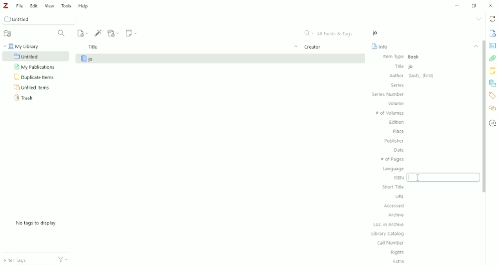 This screenshot has height=266, width=498. What do you see at coordinates (397, 104) in the screenshot?
I see `Volume` at bounding box center [397, 104].